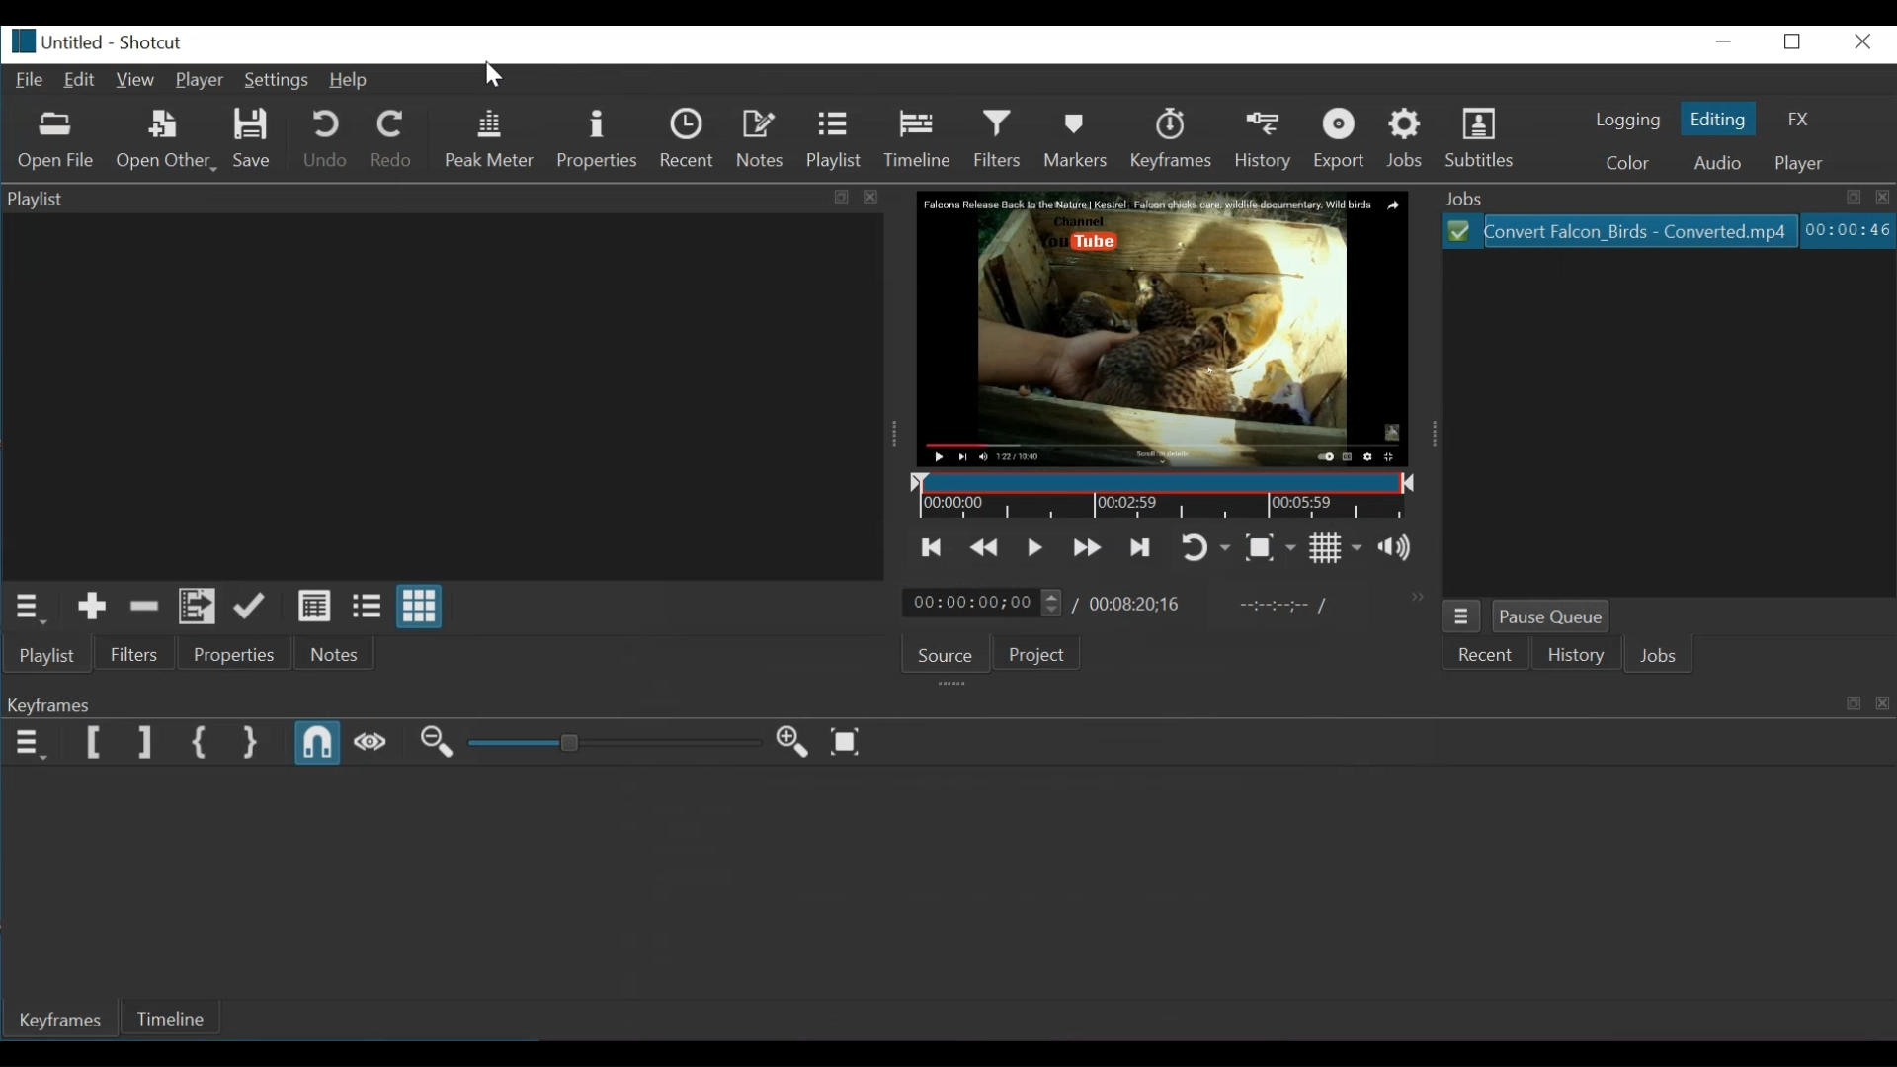  I want to click on Subtitles, so click(1487, 138).